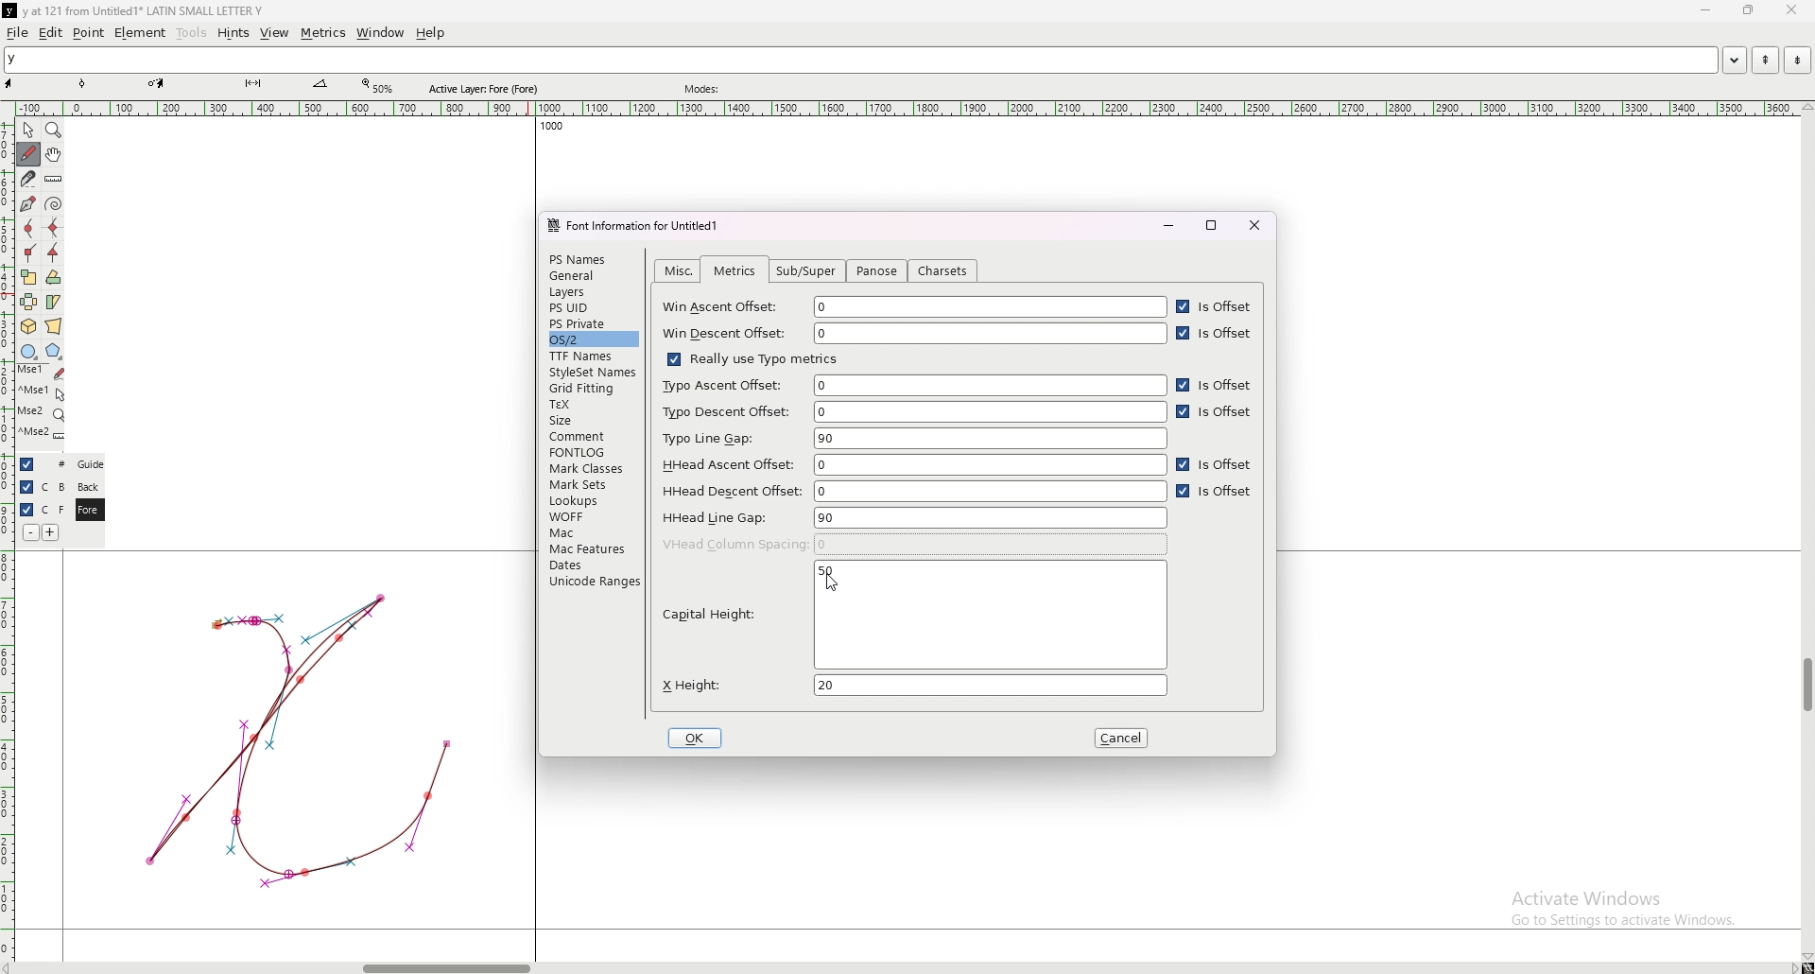 This screenshot has width=1815, height=974. I want to click on 1000, so click(547, 129).